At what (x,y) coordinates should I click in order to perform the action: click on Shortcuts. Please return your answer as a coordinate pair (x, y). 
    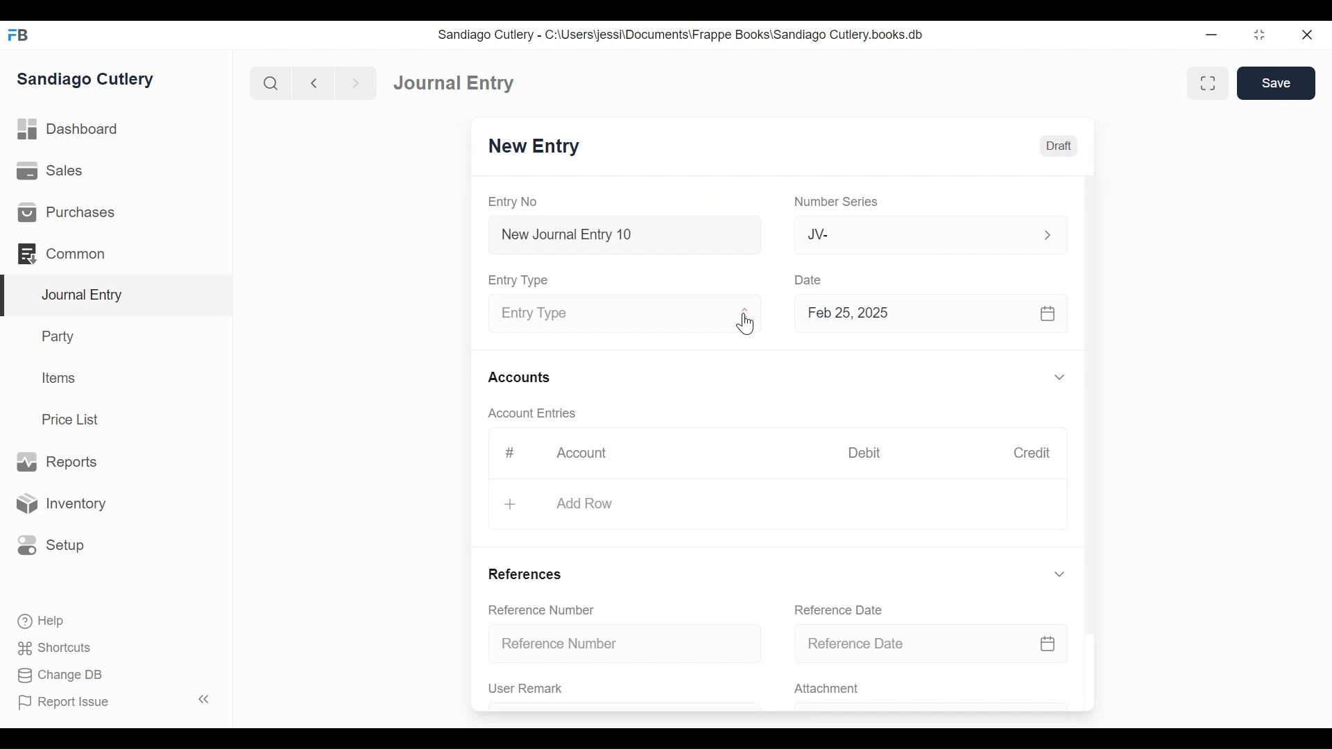
    Looking at the image, I should click on (51, 648).